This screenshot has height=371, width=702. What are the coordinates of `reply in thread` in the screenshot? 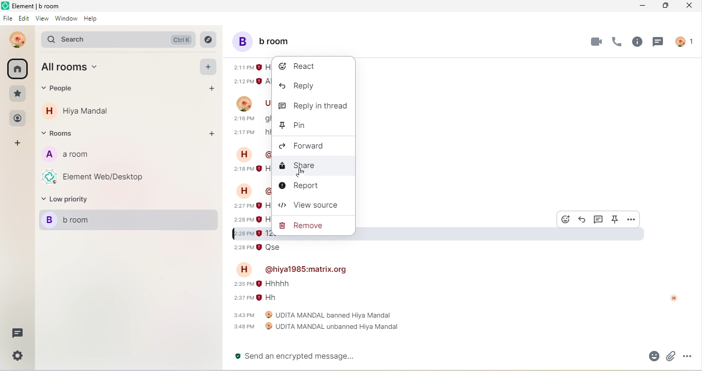 It's located at (313, 104).